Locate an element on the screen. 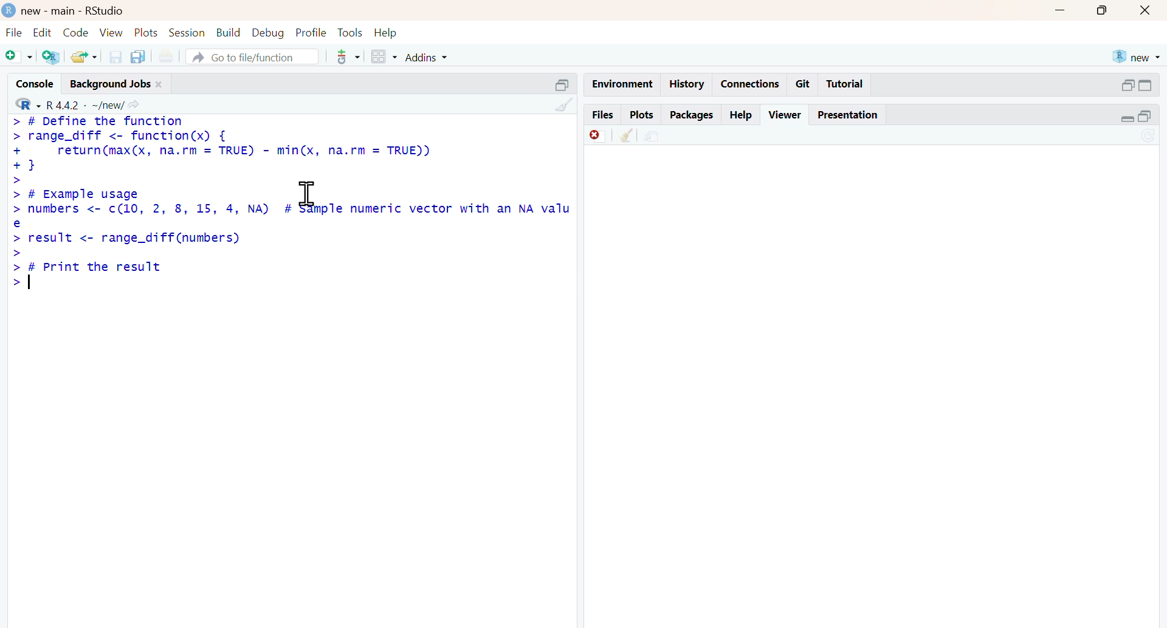 This screenshot has height=628, width=1167. maximise is located at coordinates (1103, 9).